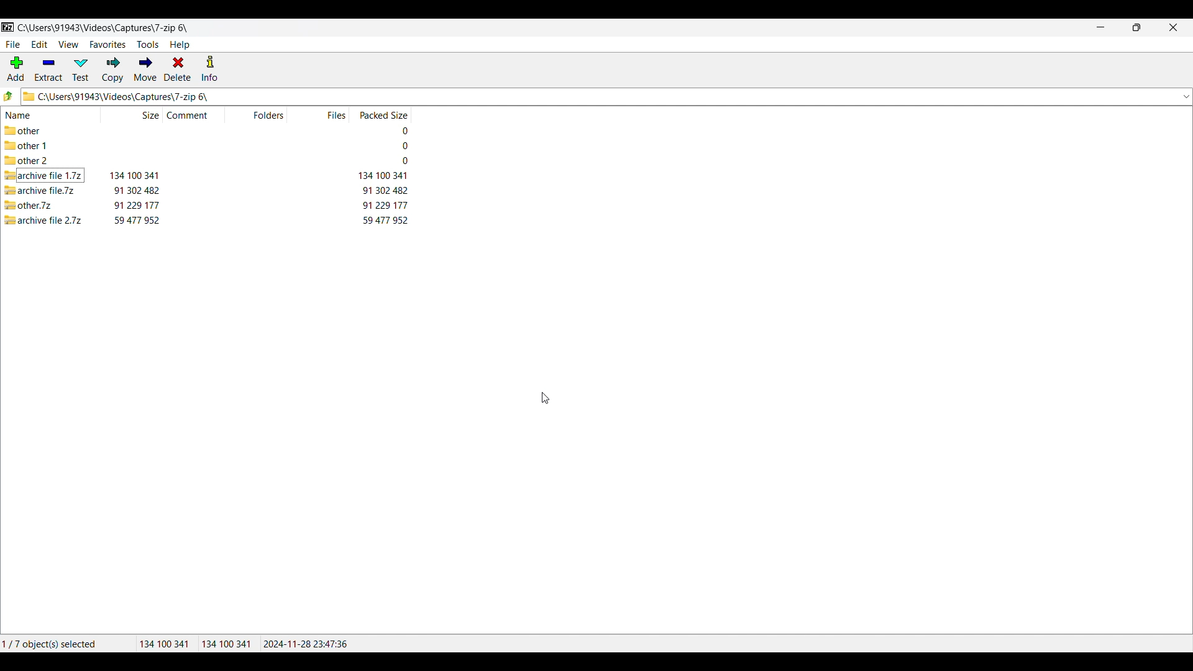 Image resolution: width=1193 pixels, height=671 pixels. I want to click on Info, so click(209, 68).